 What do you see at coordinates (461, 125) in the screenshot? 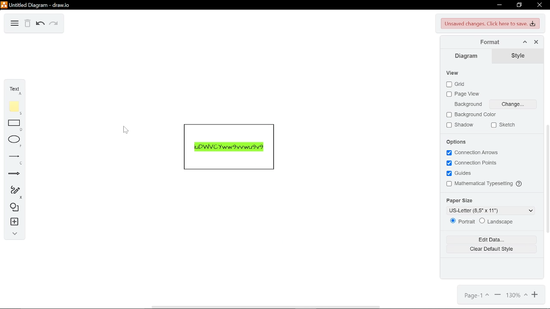
I see `shadow` at bounding box center [461, 125].